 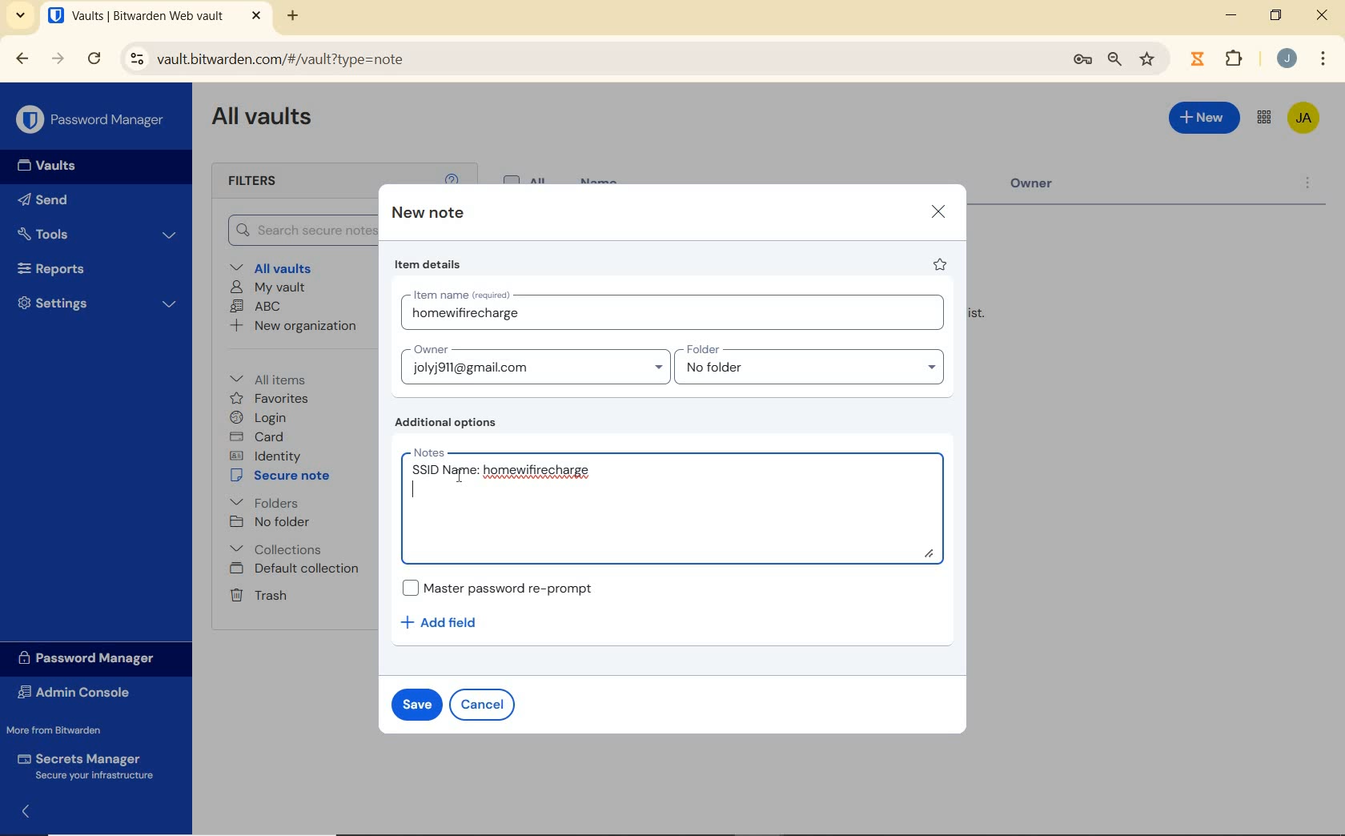 I want to click on reload, so click(x=94, y=59).